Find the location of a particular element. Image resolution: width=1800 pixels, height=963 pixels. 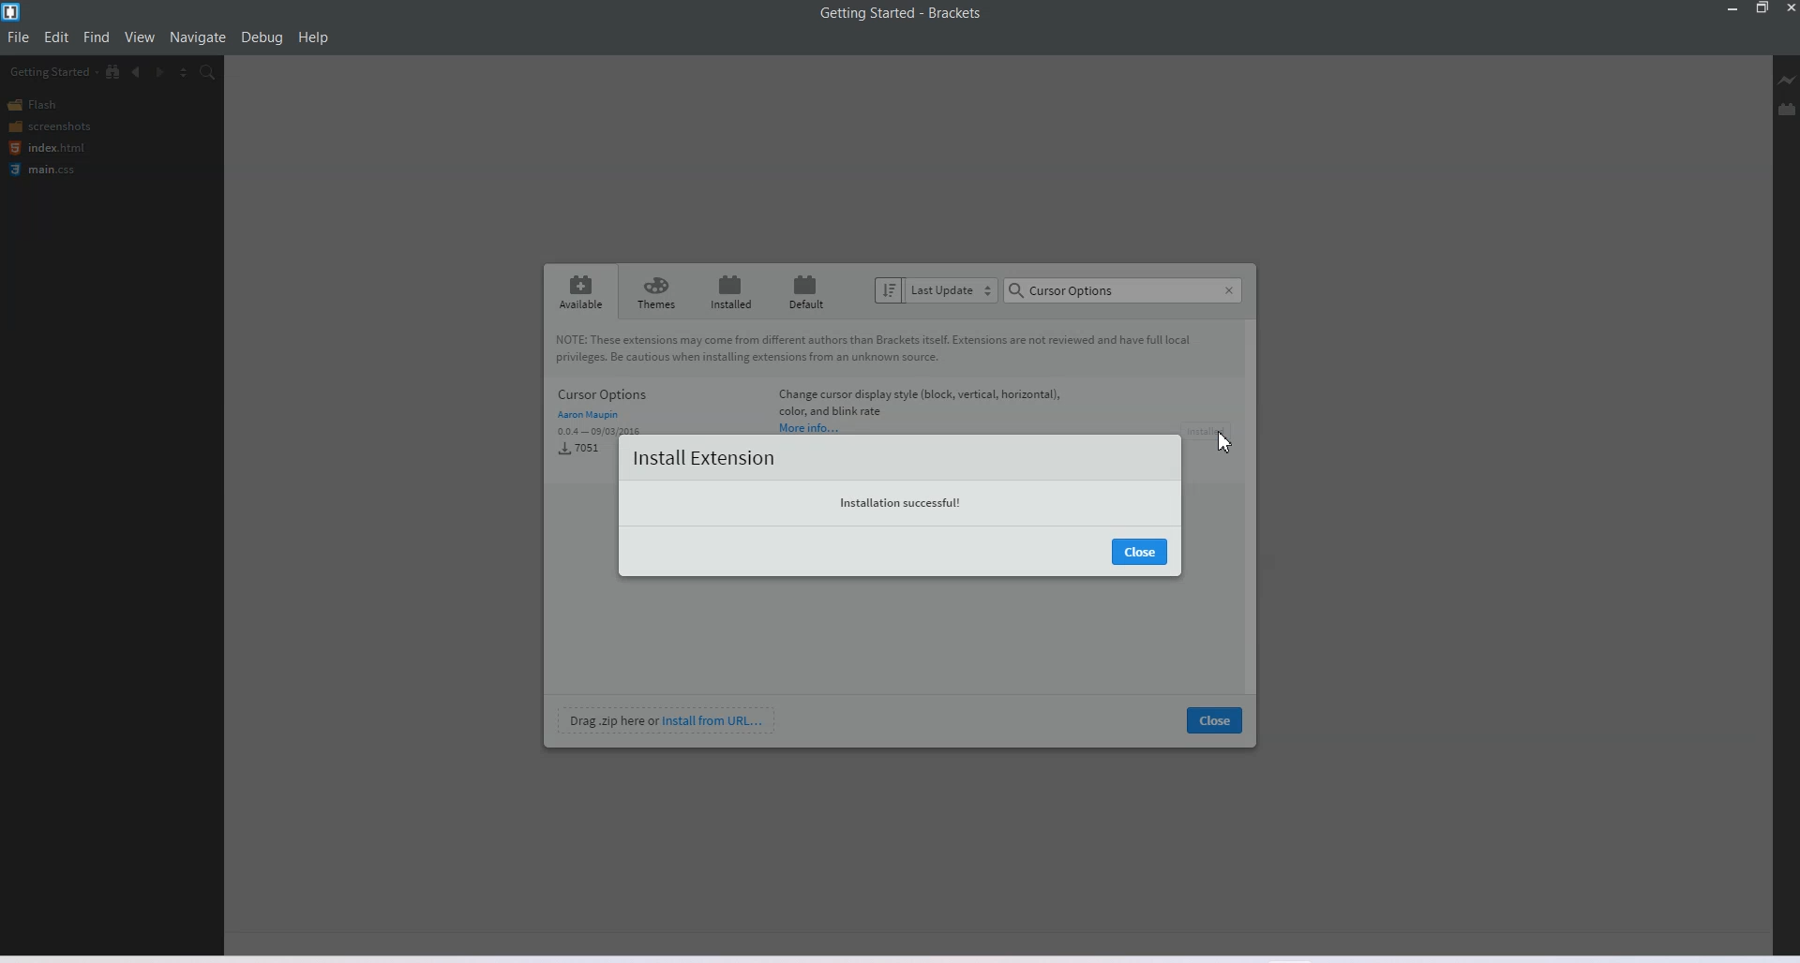

sort is located at coordinates (889, 291).